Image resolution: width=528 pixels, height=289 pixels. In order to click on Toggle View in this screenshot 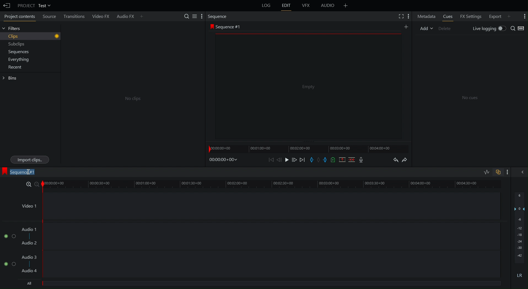, I will do `click(523, 28)`.